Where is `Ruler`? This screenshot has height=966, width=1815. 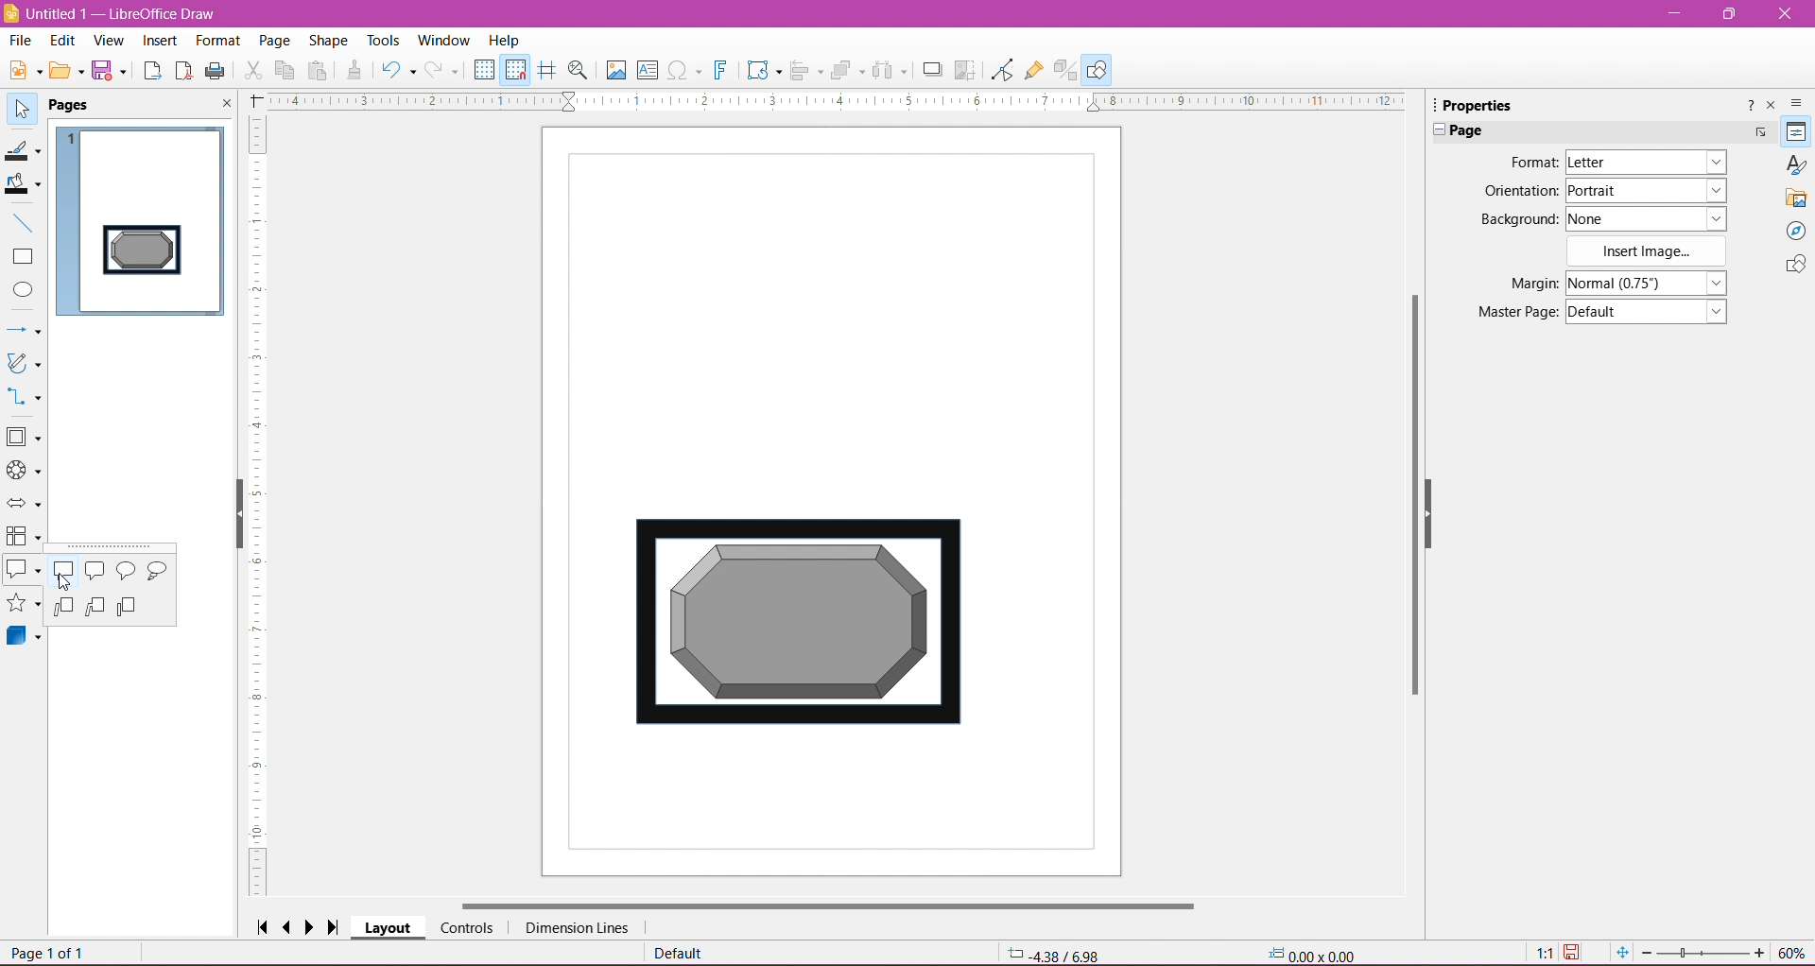
Ruler is located at coordinates (836, 102).